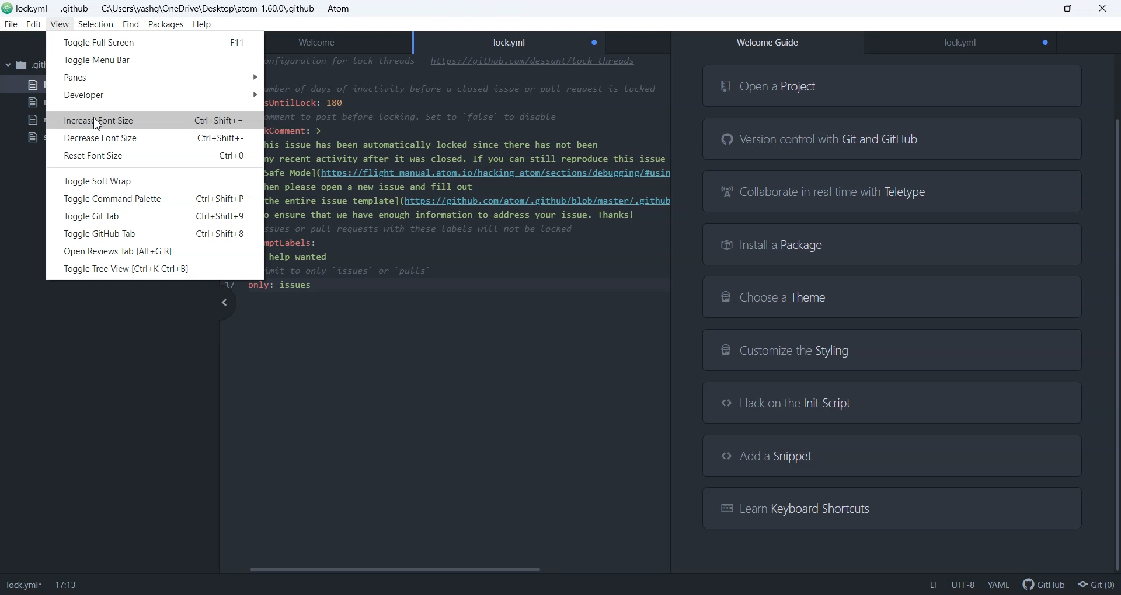 Image resolution: width=1121 pixels, height=595 pixels. I want to click on Help, so click(201, 25).